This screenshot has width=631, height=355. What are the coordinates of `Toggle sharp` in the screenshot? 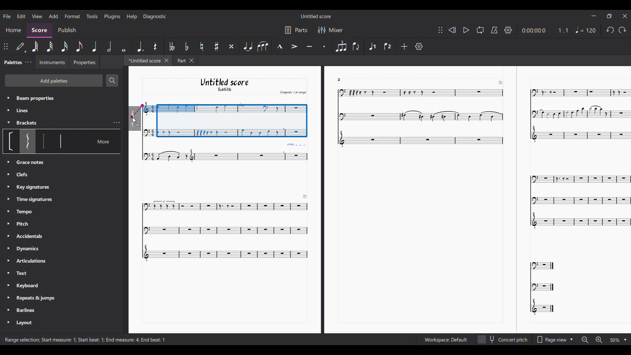 It's located at (217, 46).